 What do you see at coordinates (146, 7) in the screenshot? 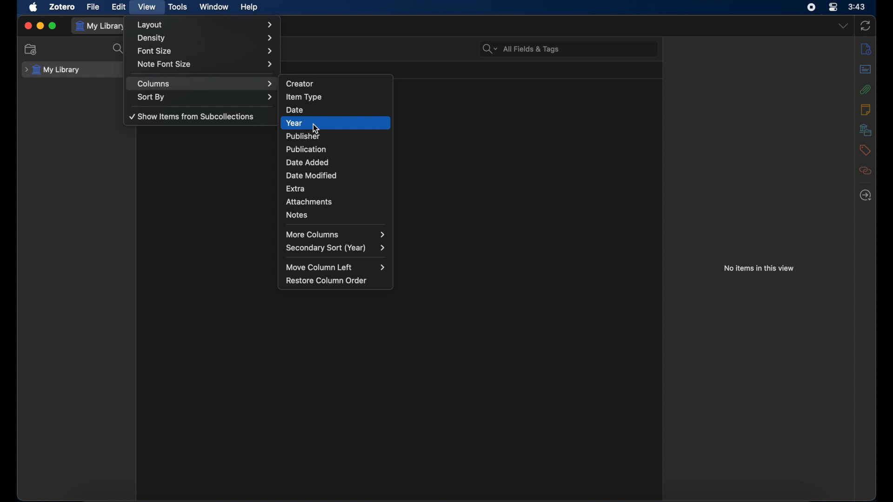
I see `view` at bounding box center [146, 7].